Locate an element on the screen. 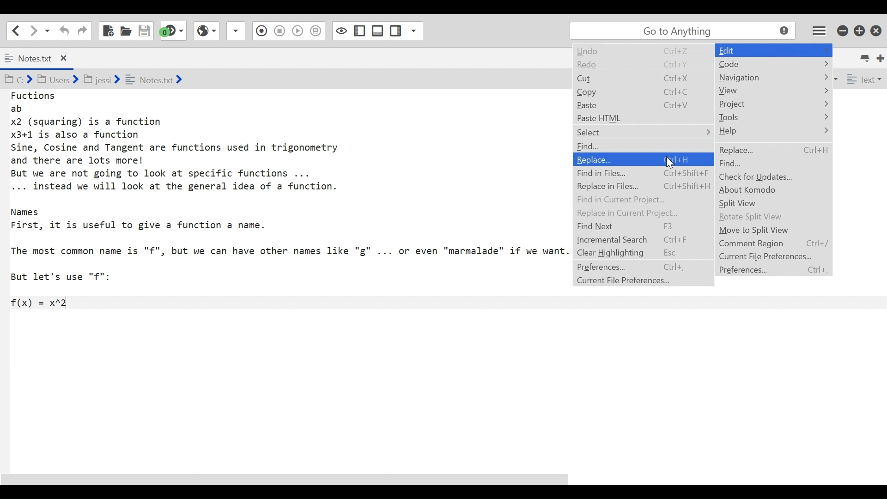 The width and height of the screenshot is (887, 499). Find in Files is located at coordinates (642, 172).